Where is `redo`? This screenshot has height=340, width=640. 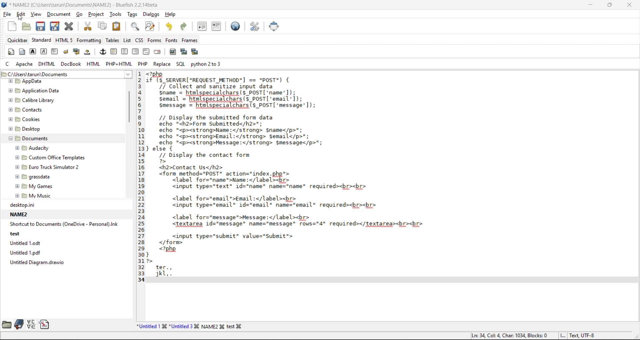
redo is located at coordinates (187, 27).